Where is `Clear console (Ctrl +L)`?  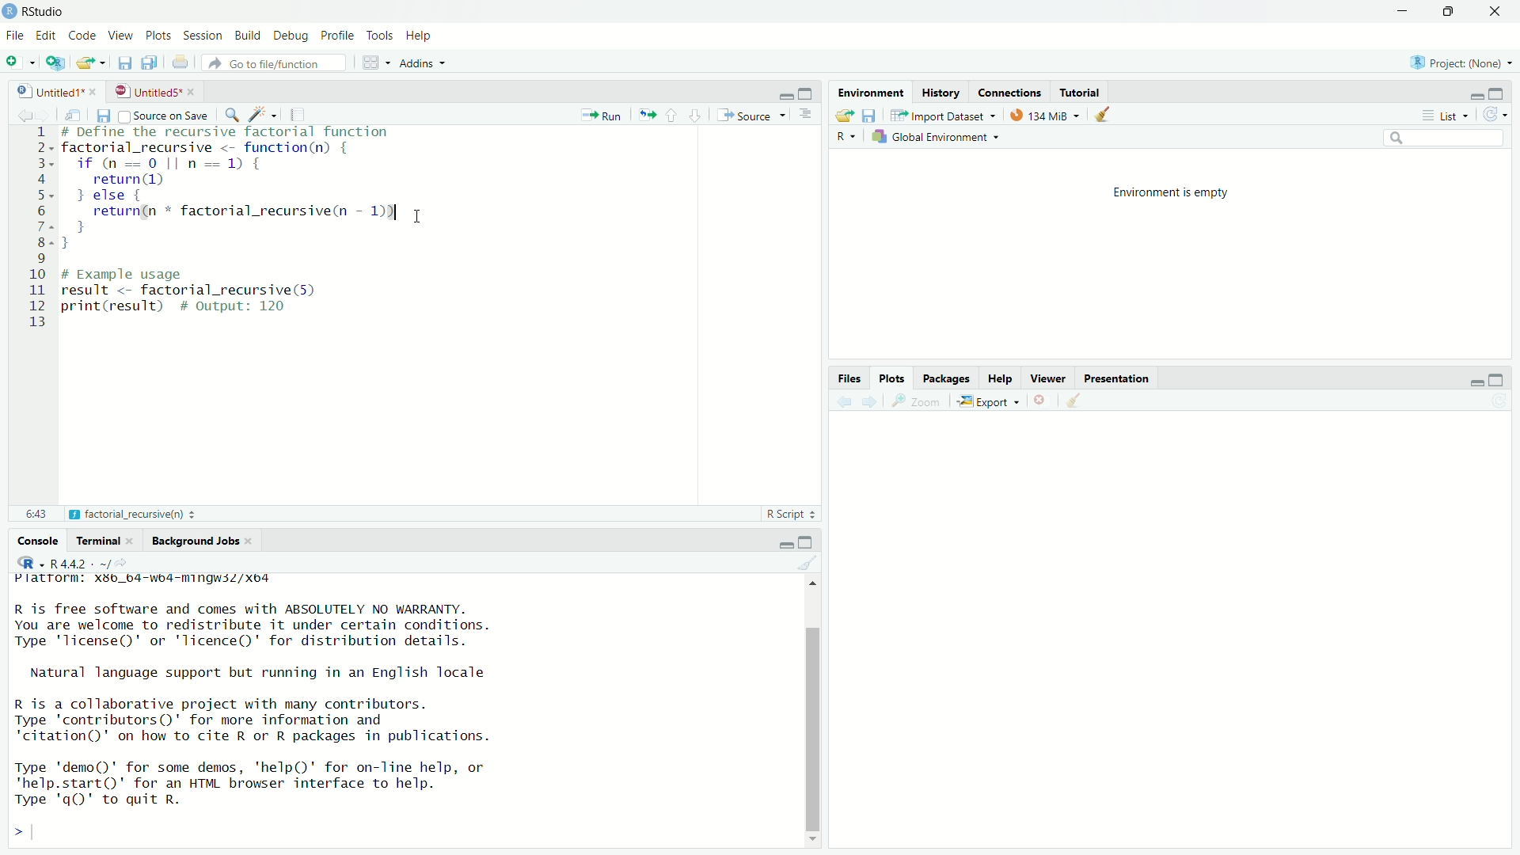 Clear console (Ctrl +L) is located at coordinates (815, 564).